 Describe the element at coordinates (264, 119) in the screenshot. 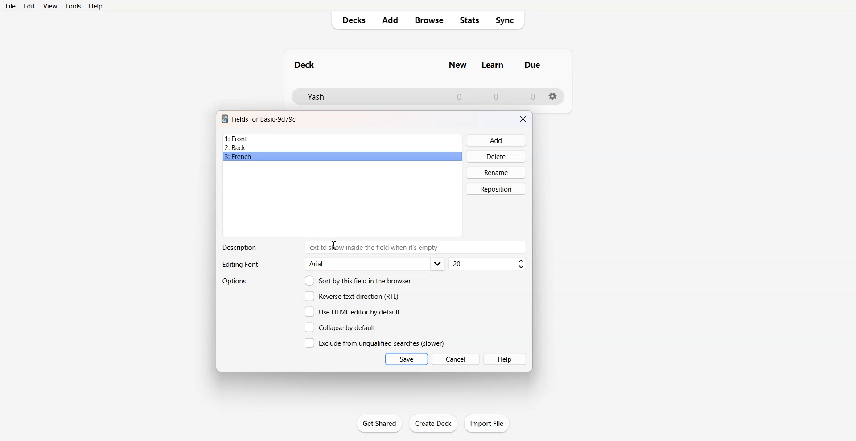

I see `Text 1` at that location.